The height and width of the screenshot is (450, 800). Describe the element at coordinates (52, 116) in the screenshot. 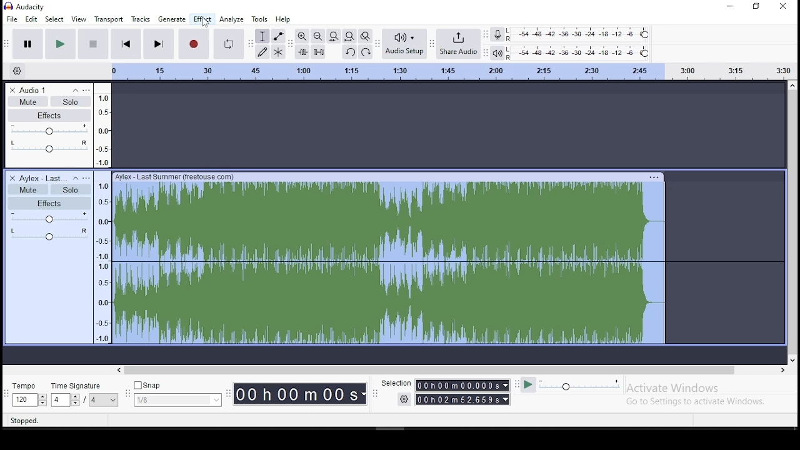

I see `effects` at that location.